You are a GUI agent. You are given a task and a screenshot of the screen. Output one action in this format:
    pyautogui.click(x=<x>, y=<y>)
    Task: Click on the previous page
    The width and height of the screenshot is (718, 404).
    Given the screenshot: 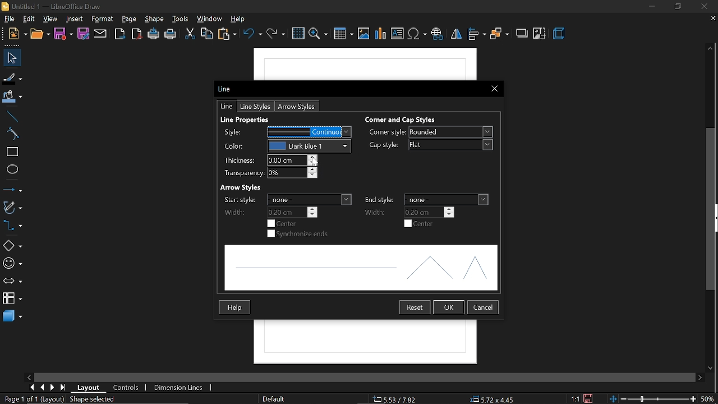 What is the action you would take?
    pyautogui.click(x=42, y=387)
    